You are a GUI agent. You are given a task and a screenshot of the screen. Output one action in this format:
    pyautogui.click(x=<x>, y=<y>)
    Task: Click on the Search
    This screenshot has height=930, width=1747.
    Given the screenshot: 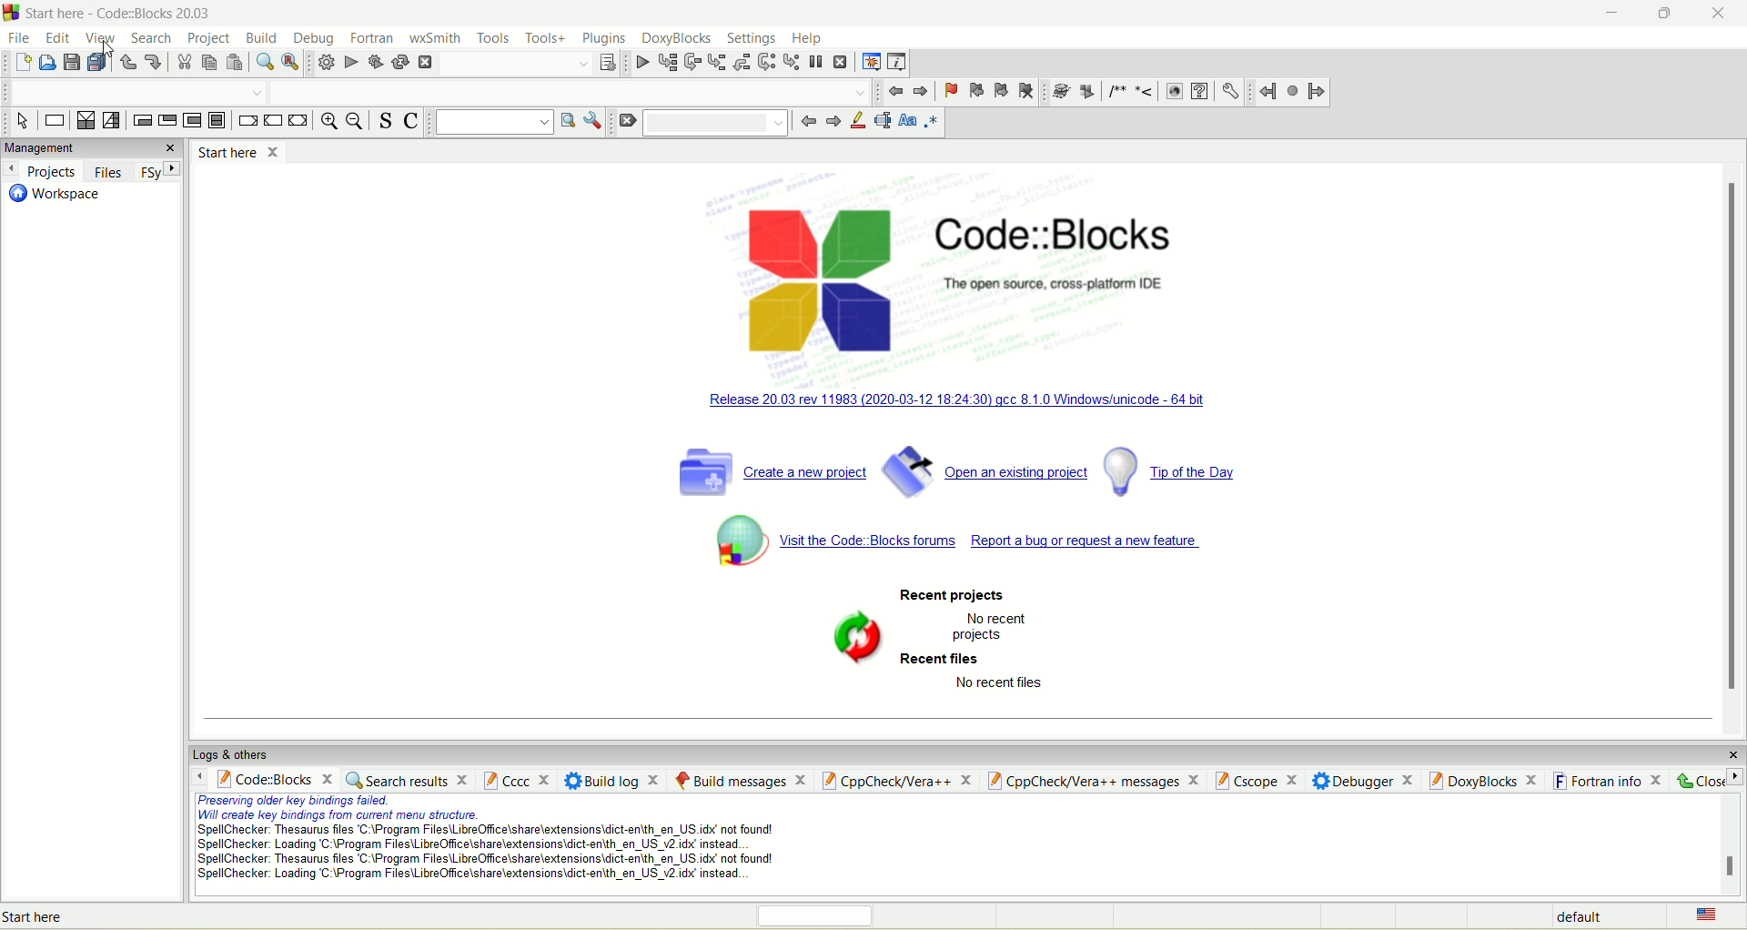 What is the action you would take?
    pyautogui.click(x=510, y=64)
    